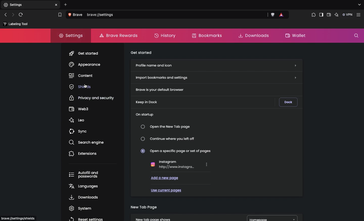 The image size is (364, 221). I want to click on Open the new tab page, so click(169, 126).